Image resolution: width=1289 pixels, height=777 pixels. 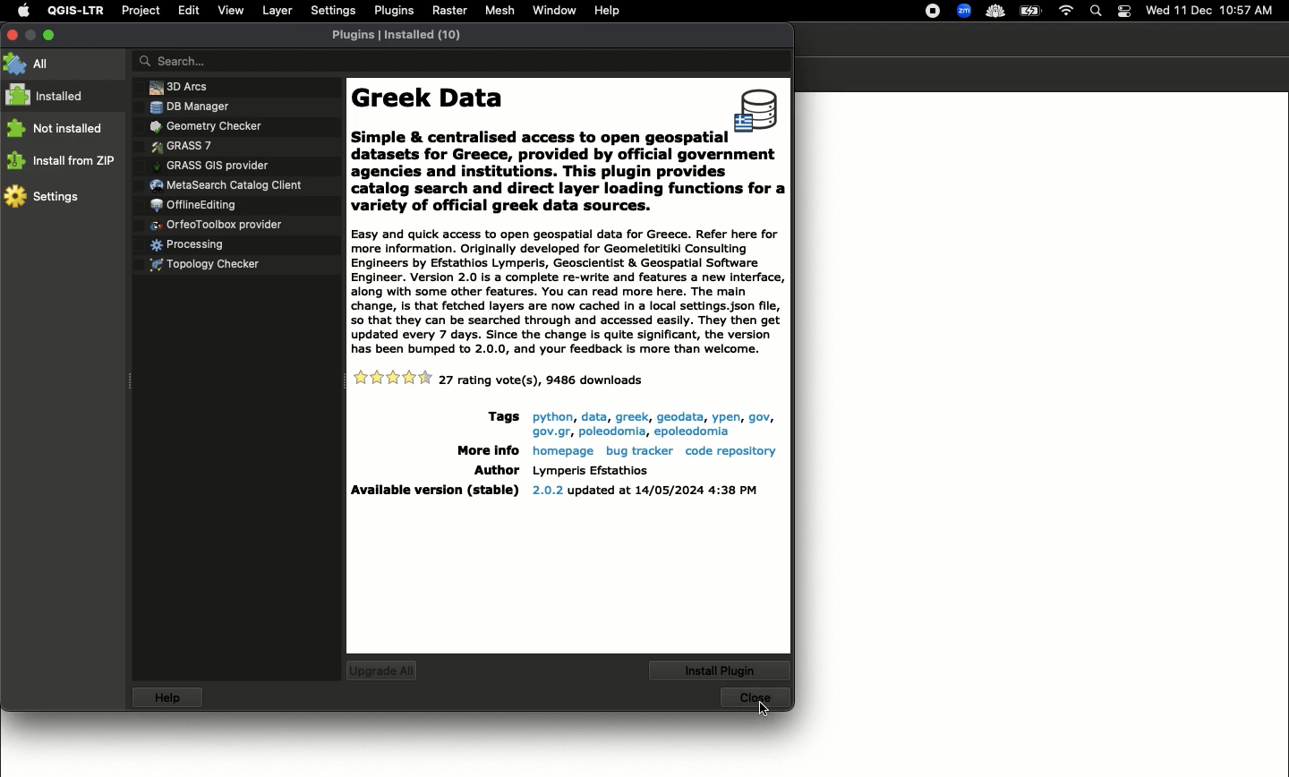 I want to click on 3D Arcs, so click(x=174, y=87).